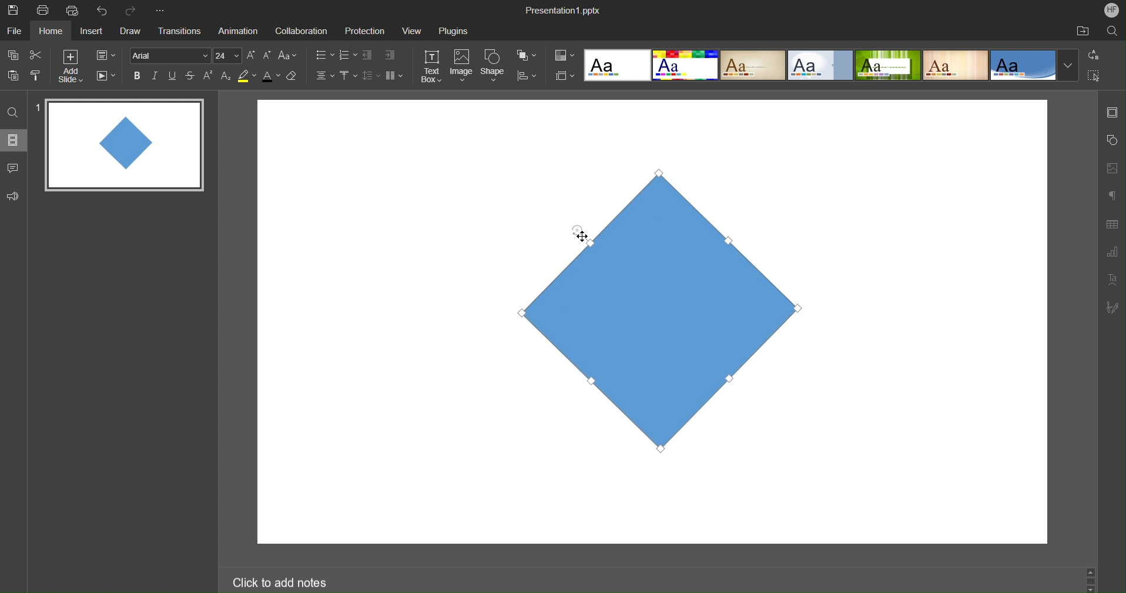 The width and height of the screenshot is (1126, 593). I want to click on Colors, so click(564, 55).